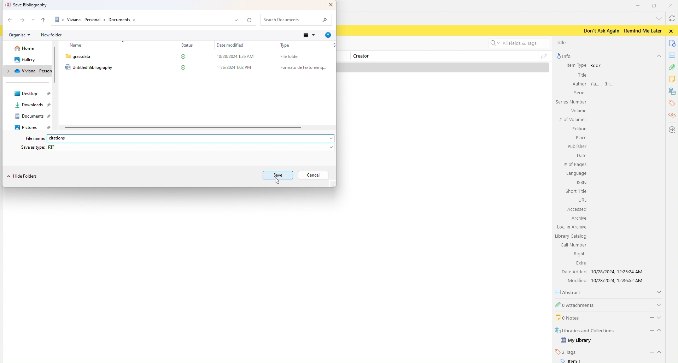  I want to click on Organize, so click(19, 35).